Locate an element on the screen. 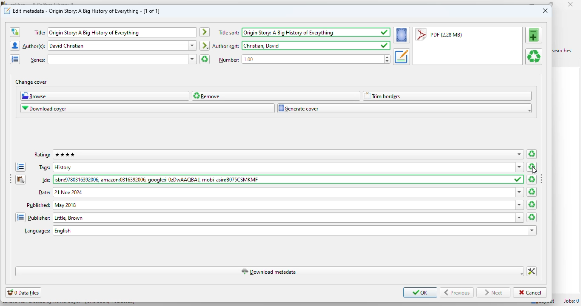  languages: english is located at coordinates (290, 230).